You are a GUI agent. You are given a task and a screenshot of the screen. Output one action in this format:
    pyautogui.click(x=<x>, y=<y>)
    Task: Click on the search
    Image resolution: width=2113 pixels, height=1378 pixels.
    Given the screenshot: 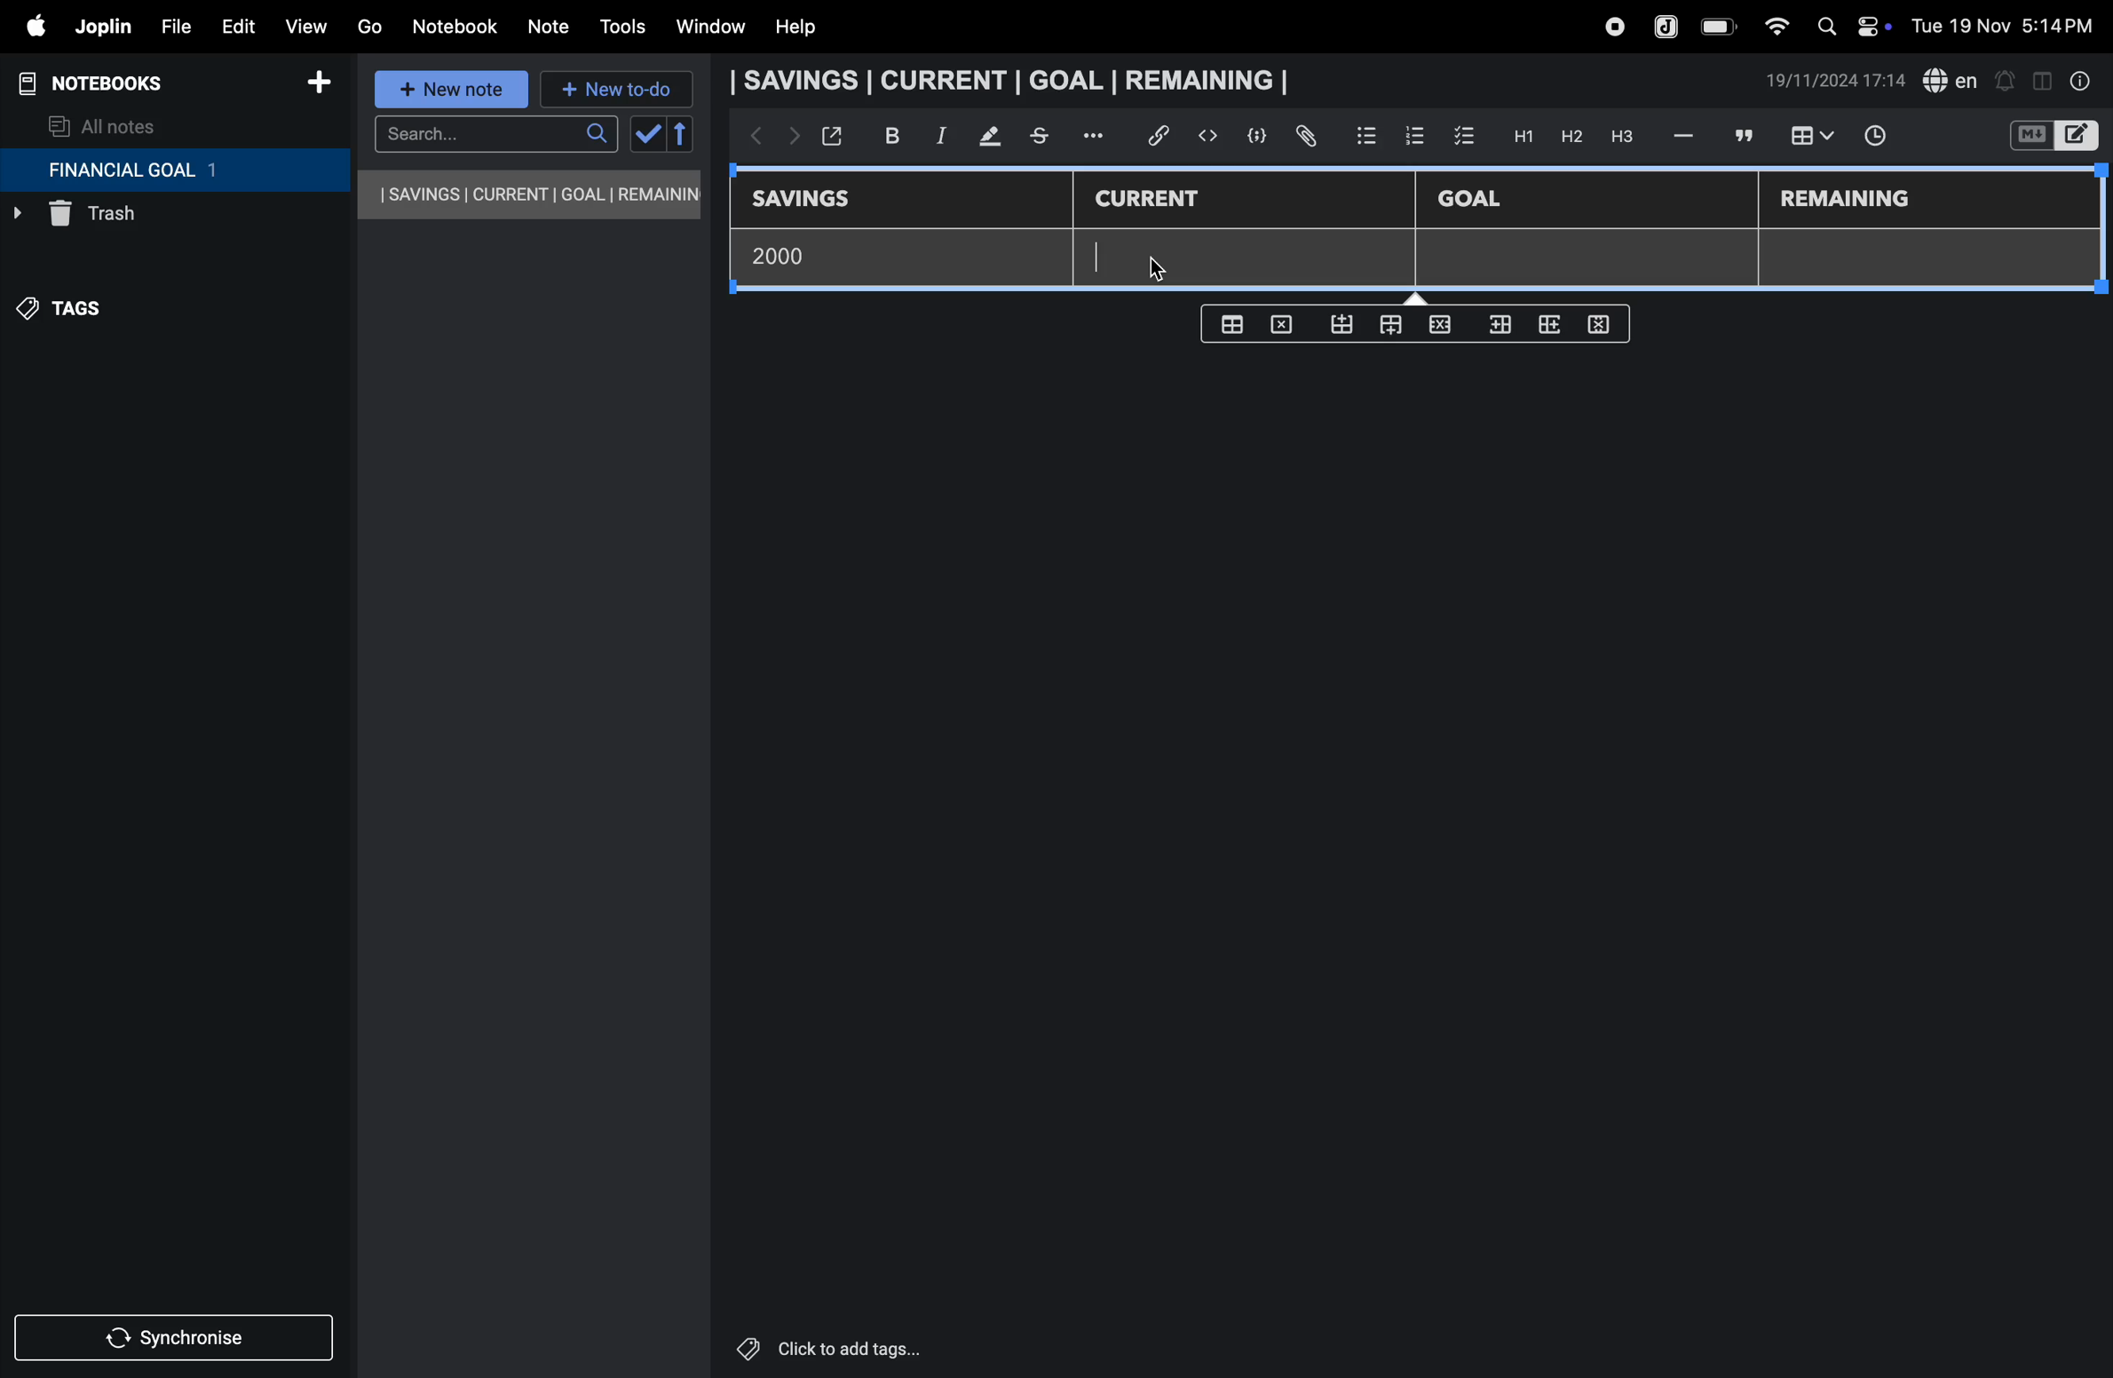 What is the action you would take?
    pyautogui.click(x=495, y=134)
    